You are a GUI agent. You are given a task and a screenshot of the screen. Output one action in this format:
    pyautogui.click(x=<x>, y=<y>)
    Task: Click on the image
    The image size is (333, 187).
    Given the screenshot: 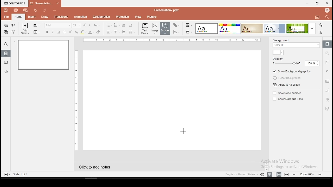 What is the action you would take?
    pyautogui.click(x=155, y=28)
    